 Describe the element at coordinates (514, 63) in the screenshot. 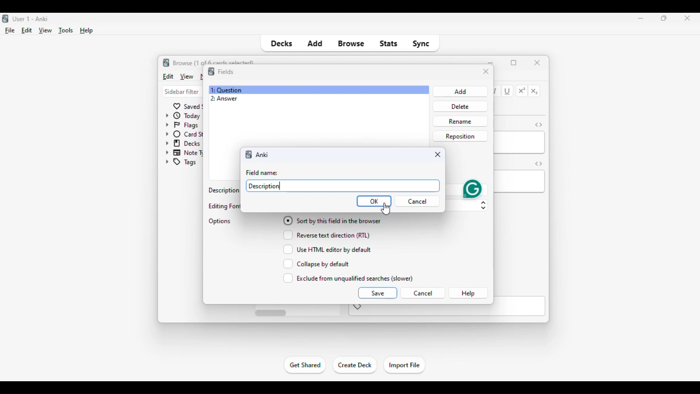

I see `maximize` at that location.